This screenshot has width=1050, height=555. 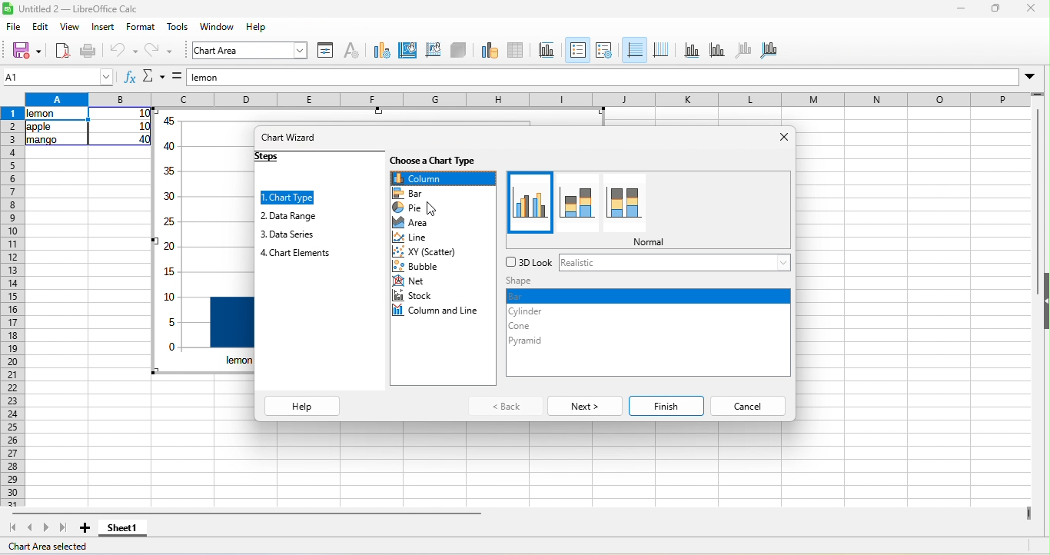 What do you see at coordinates (250, 51) in the screenshot?
I see `chart area` at bounding box center [250, 51].